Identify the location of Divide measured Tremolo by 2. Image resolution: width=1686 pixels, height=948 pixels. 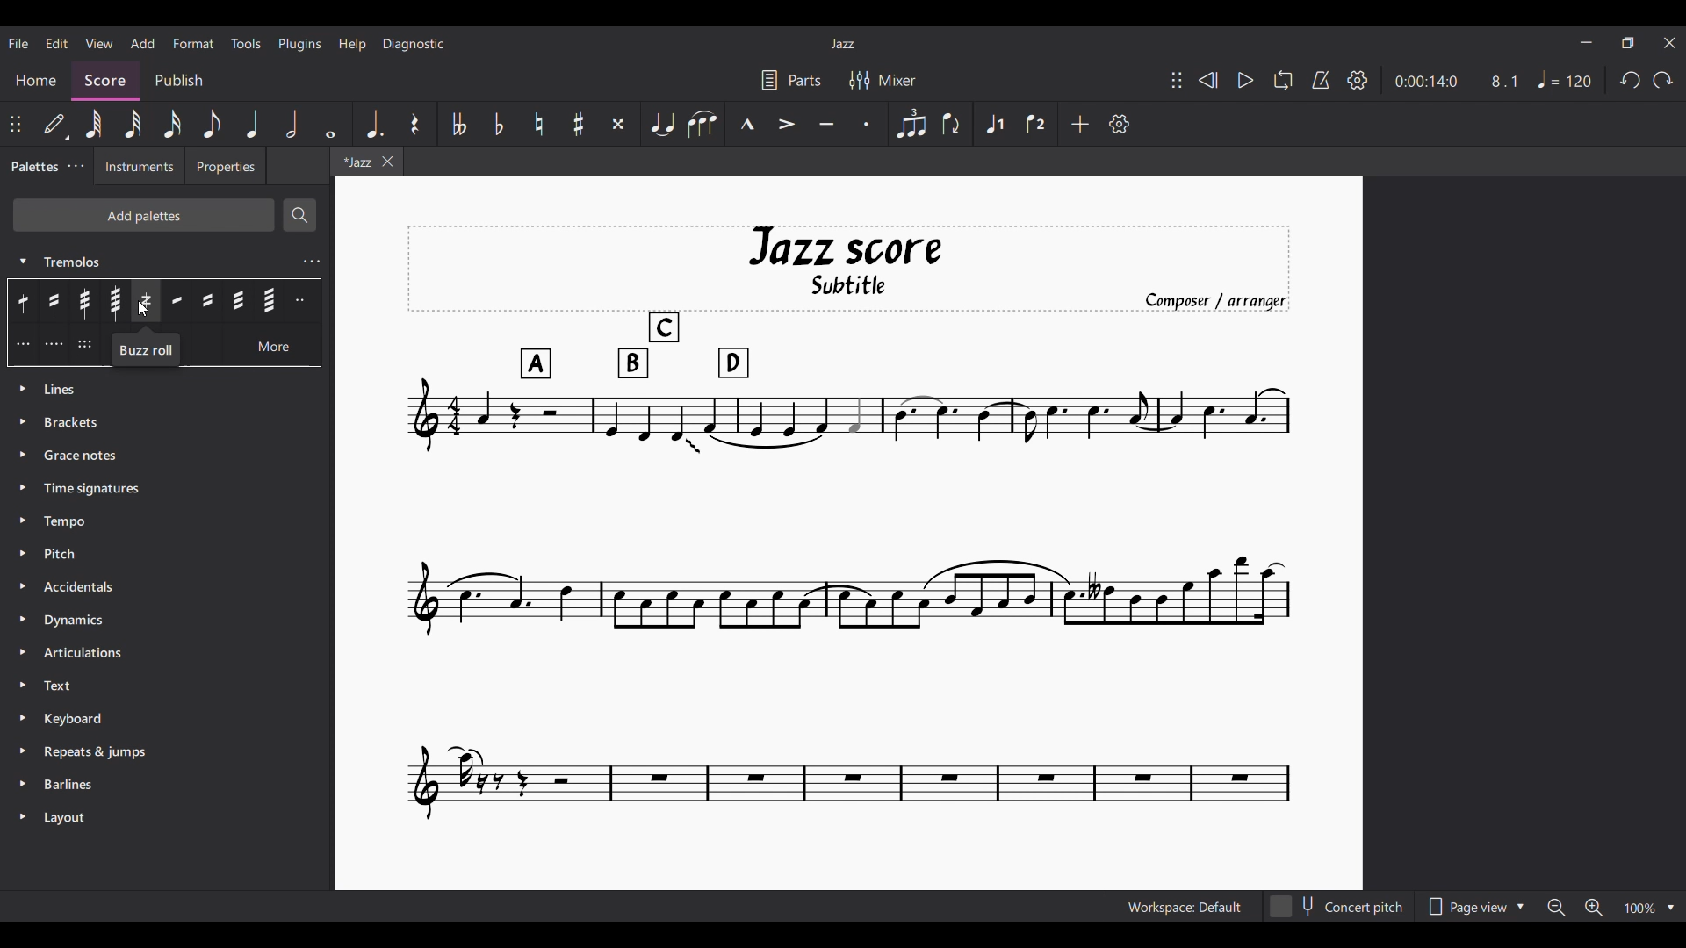
(303, 300).